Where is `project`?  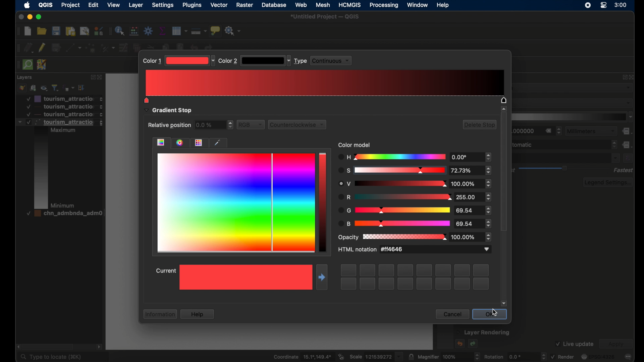 project is located at coordinates (69, 5).